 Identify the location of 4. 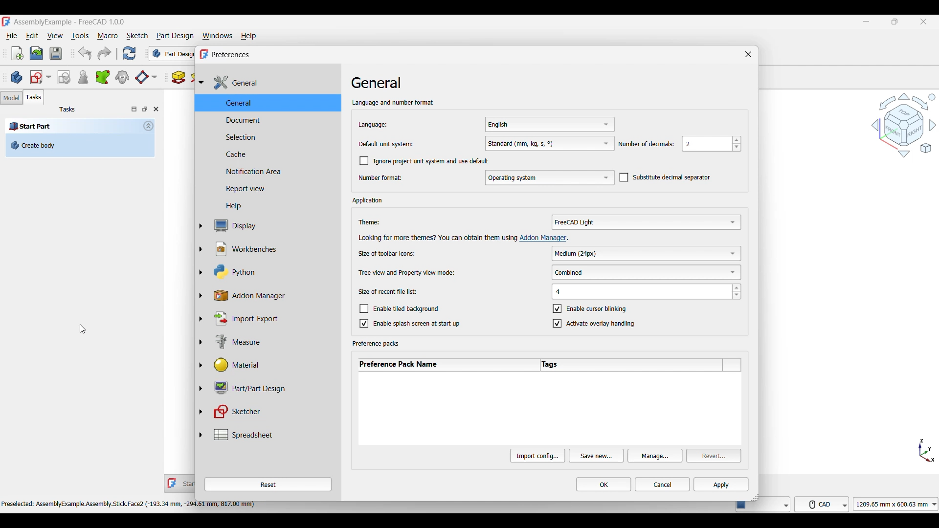
(647, 292).